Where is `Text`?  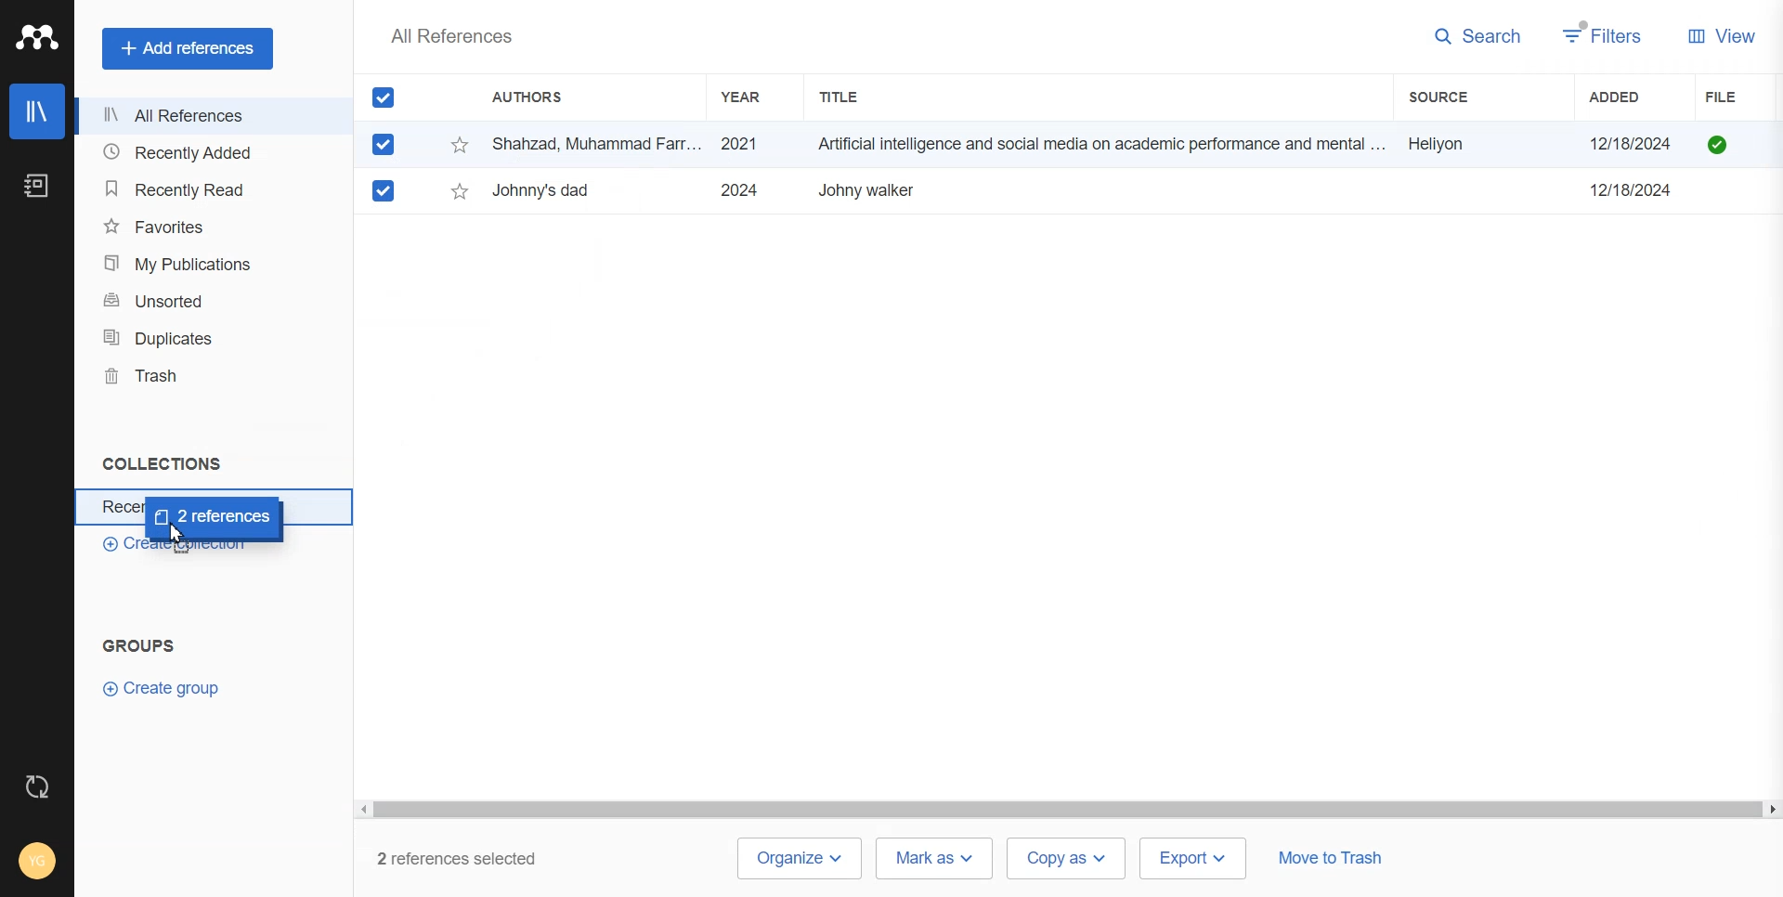
Text is located at coordinates (450, 35).